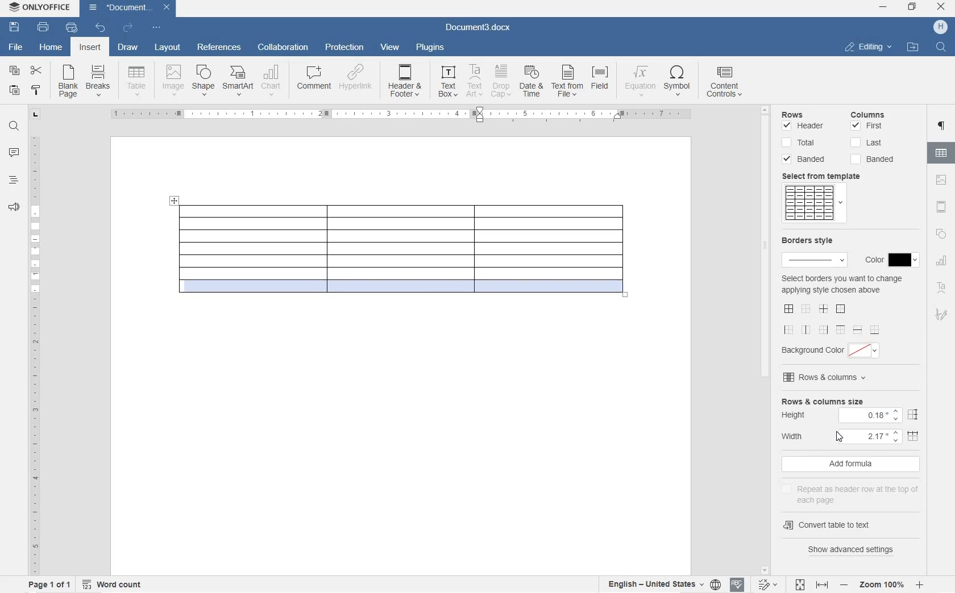 This screenshot has height=593, width=955. I want to click on select from template, so click(829, 176).